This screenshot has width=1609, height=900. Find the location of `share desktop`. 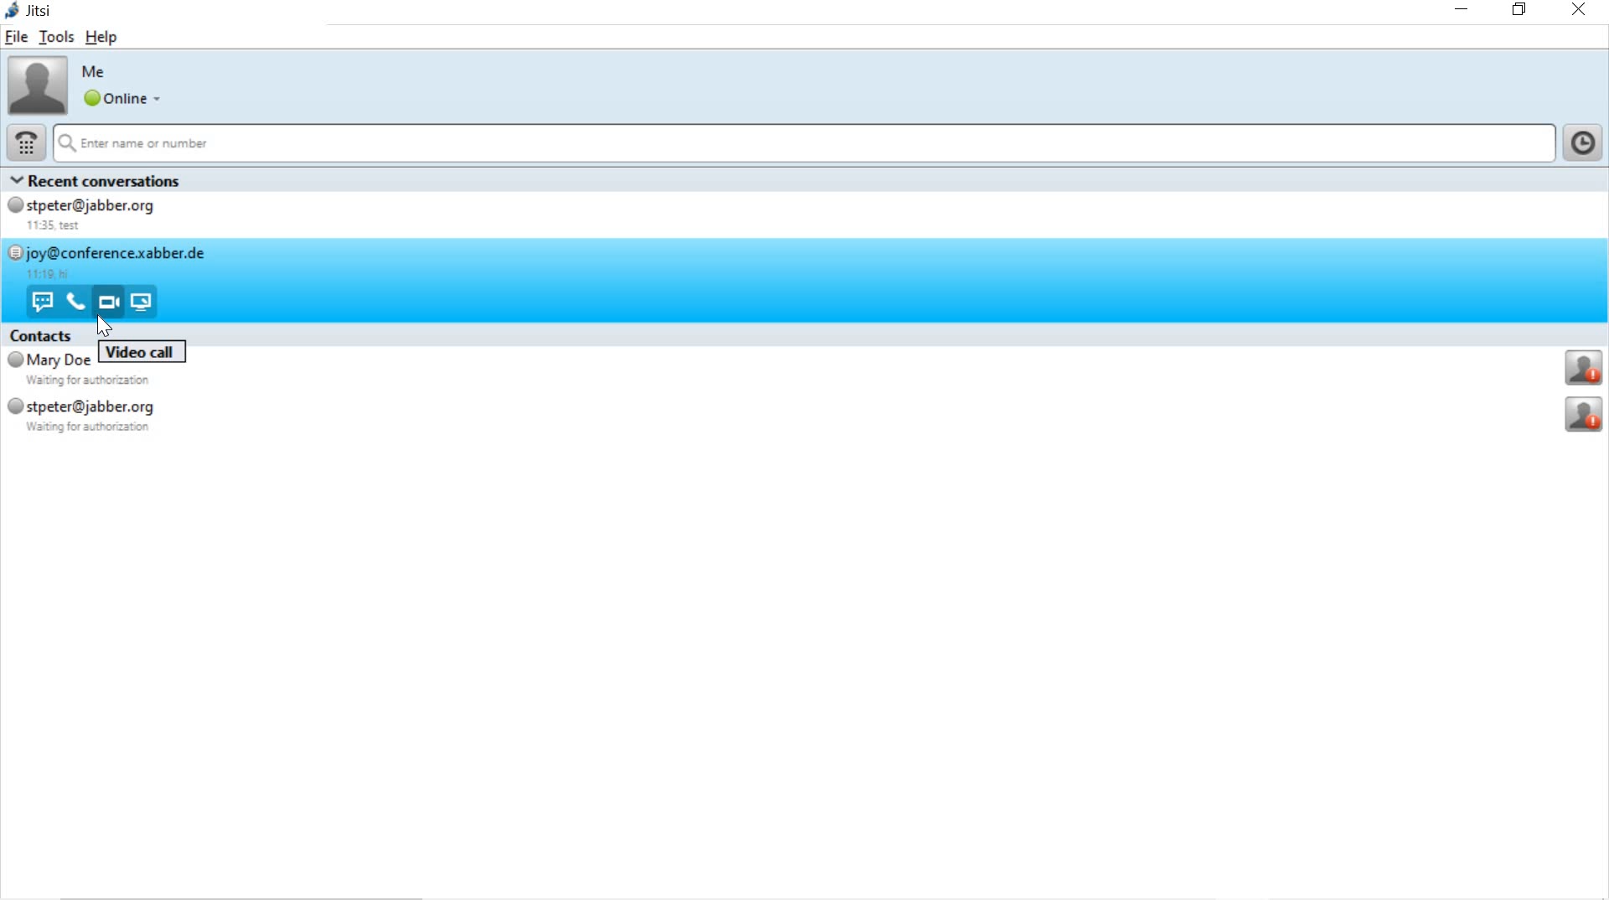

share desktop is located at coordinates (147, 302).